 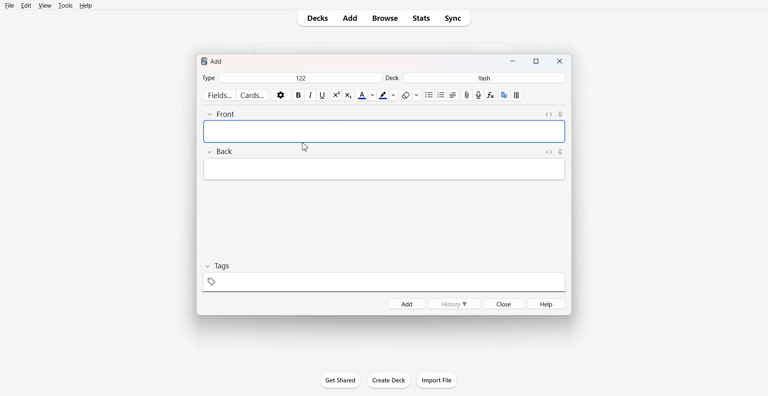 I want to click on Back, so click(x=219, y=151).